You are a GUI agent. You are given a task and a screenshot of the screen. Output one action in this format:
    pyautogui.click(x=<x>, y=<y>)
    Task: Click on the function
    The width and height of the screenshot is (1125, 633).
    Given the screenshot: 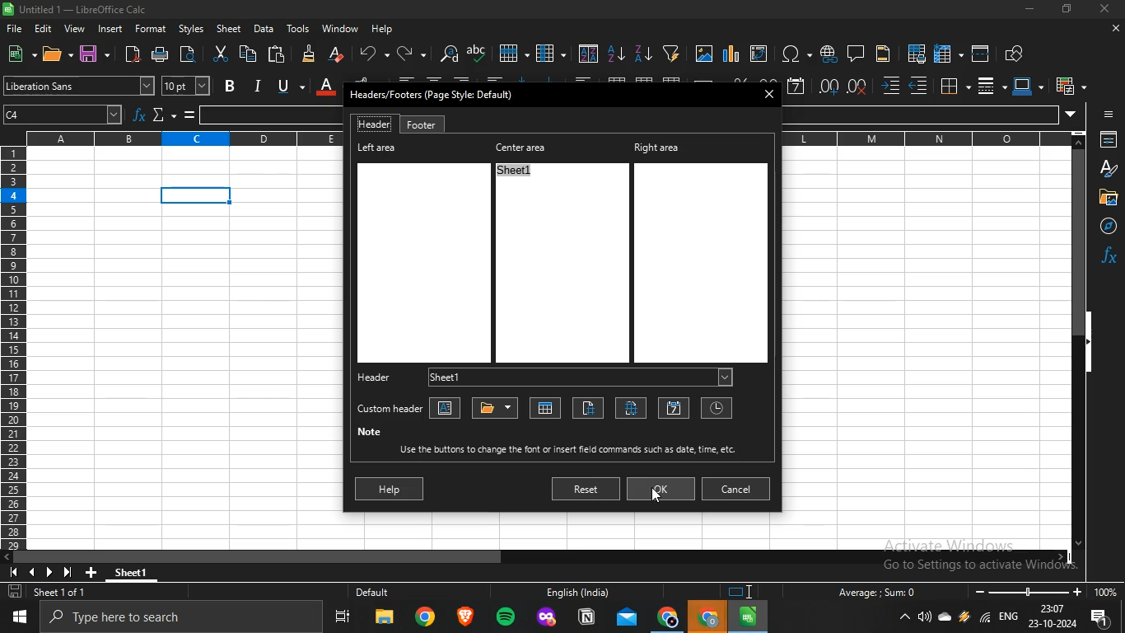 What is the action you would take?
    pyautogui.click(x=1109, y=255)
    